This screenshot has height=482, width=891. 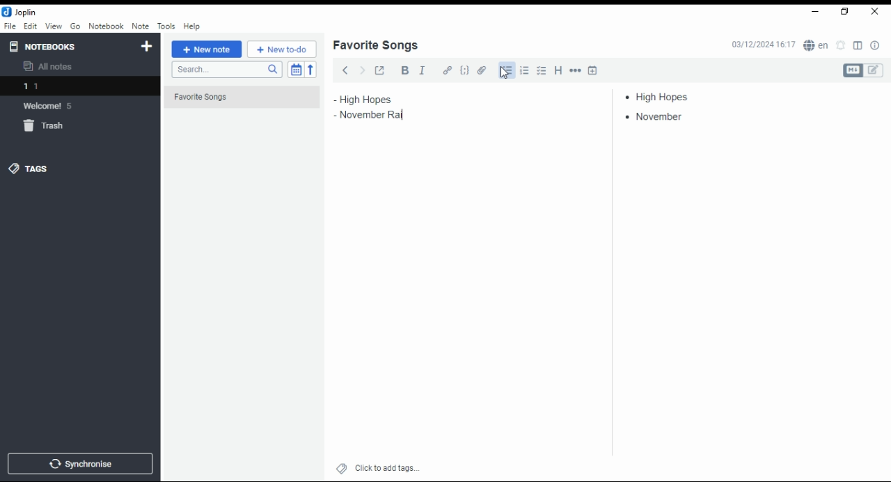 What do you see at coordinates (235, 98) in the screenshot?
I see `Favorite Songs` at bounding box center [235, 98].